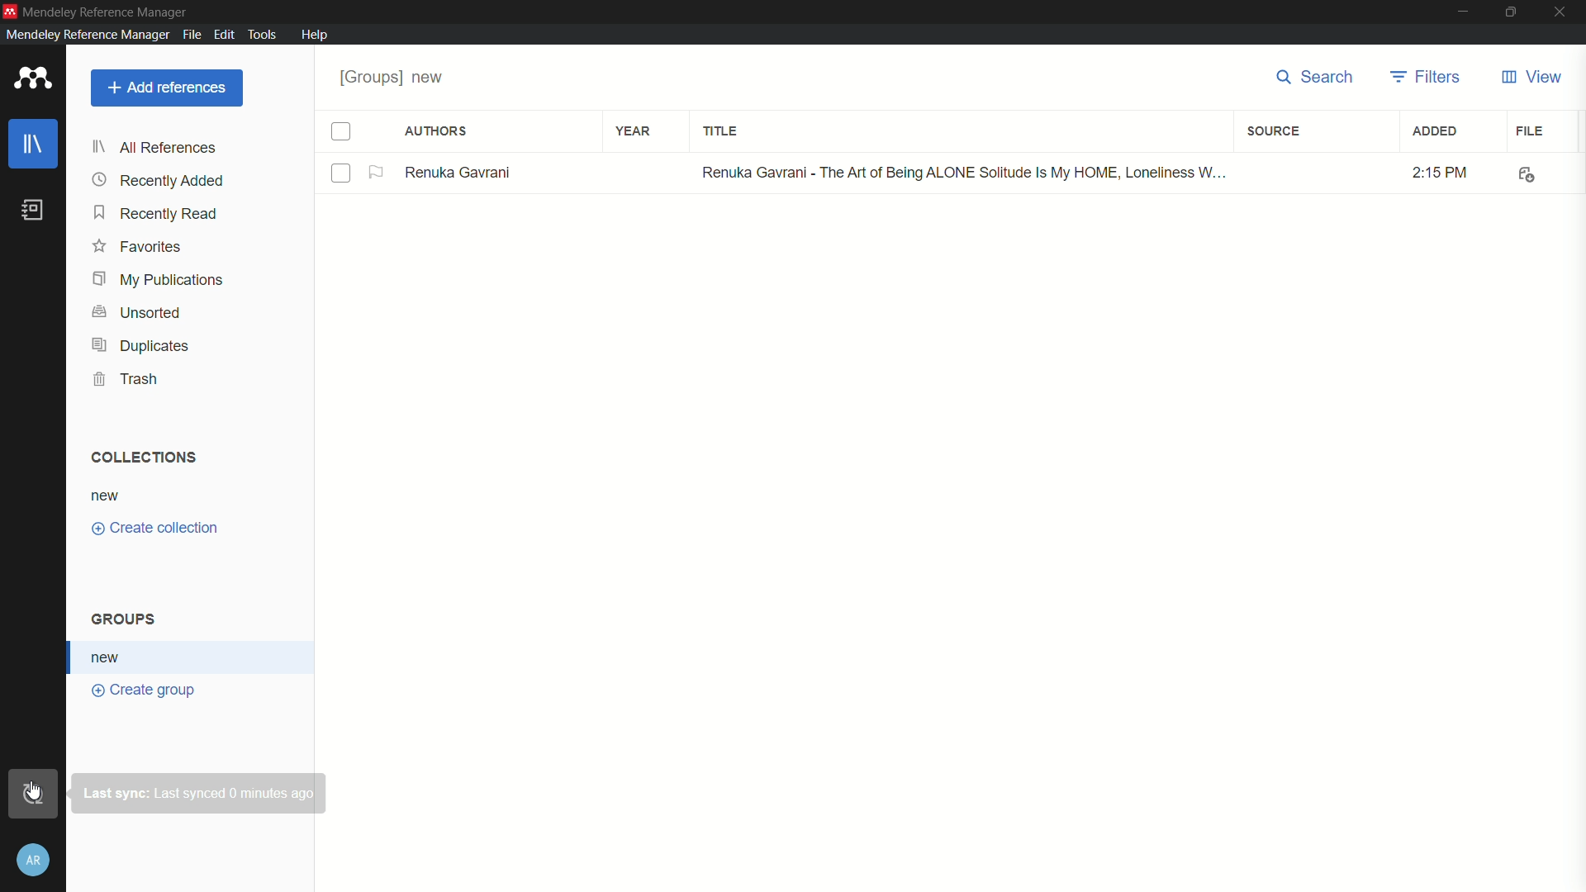 The width and height of the screenshot is (1586, 892). What do you see at coordinates (1523, 173) in the screenshot?
I see `File` at bounding box center [1523, 173].